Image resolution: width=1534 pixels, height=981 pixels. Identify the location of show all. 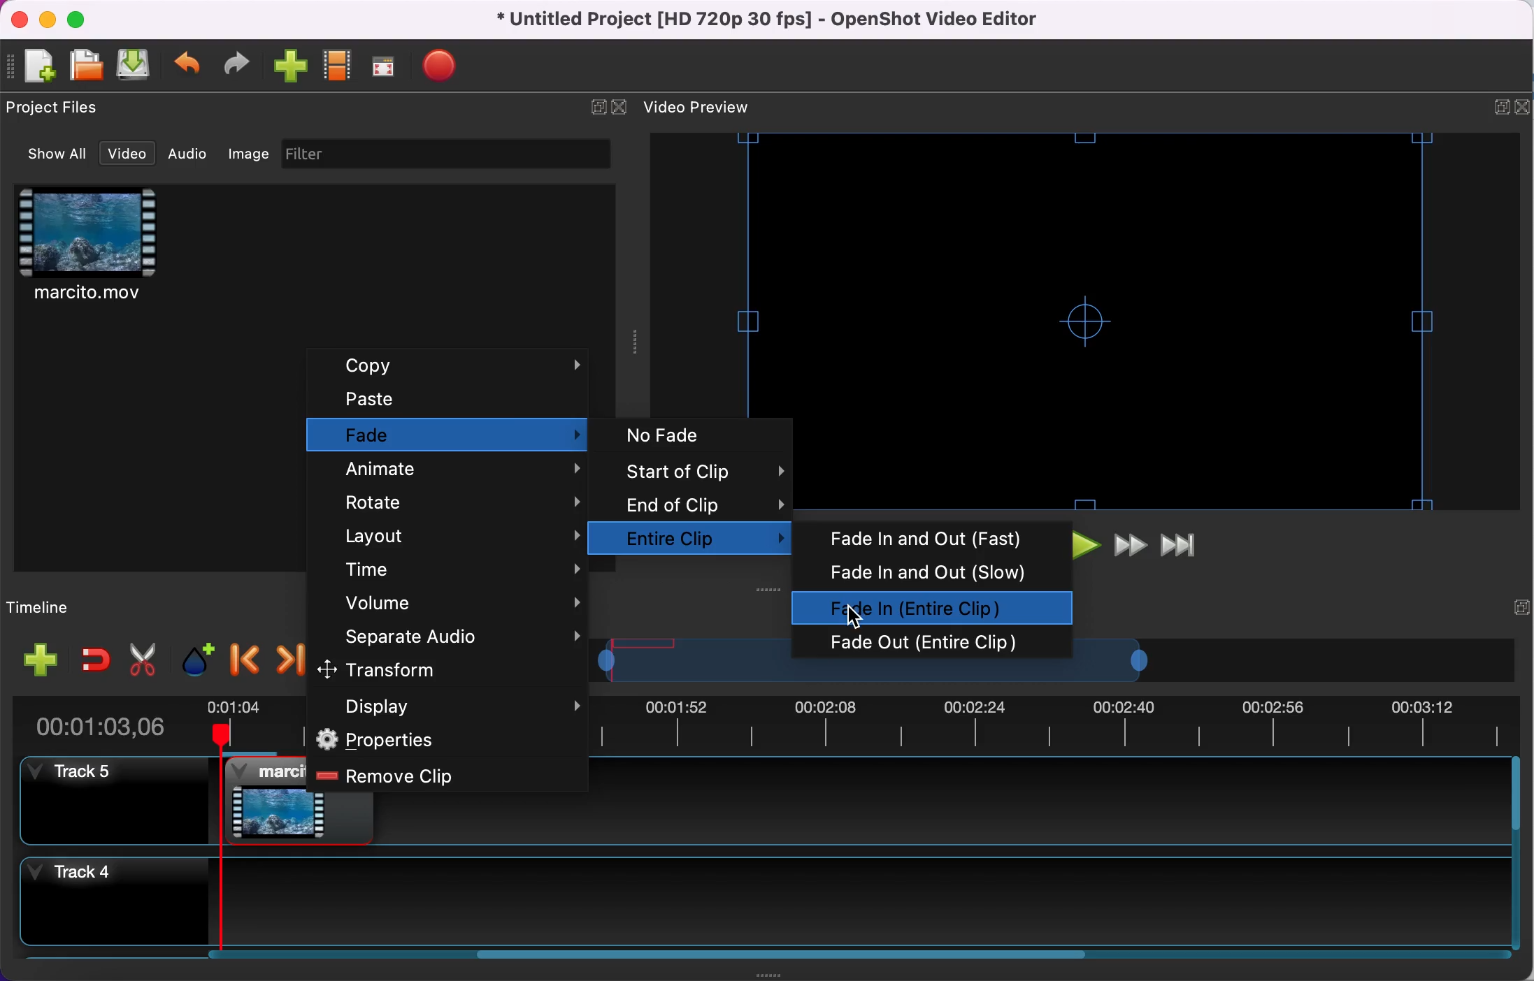
(49, 153).